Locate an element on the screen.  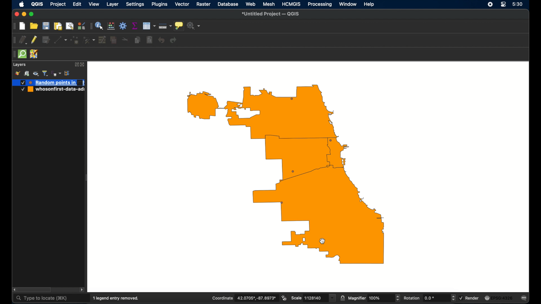
whoseonfirst-date-ad is located at coordinates (53, 91).